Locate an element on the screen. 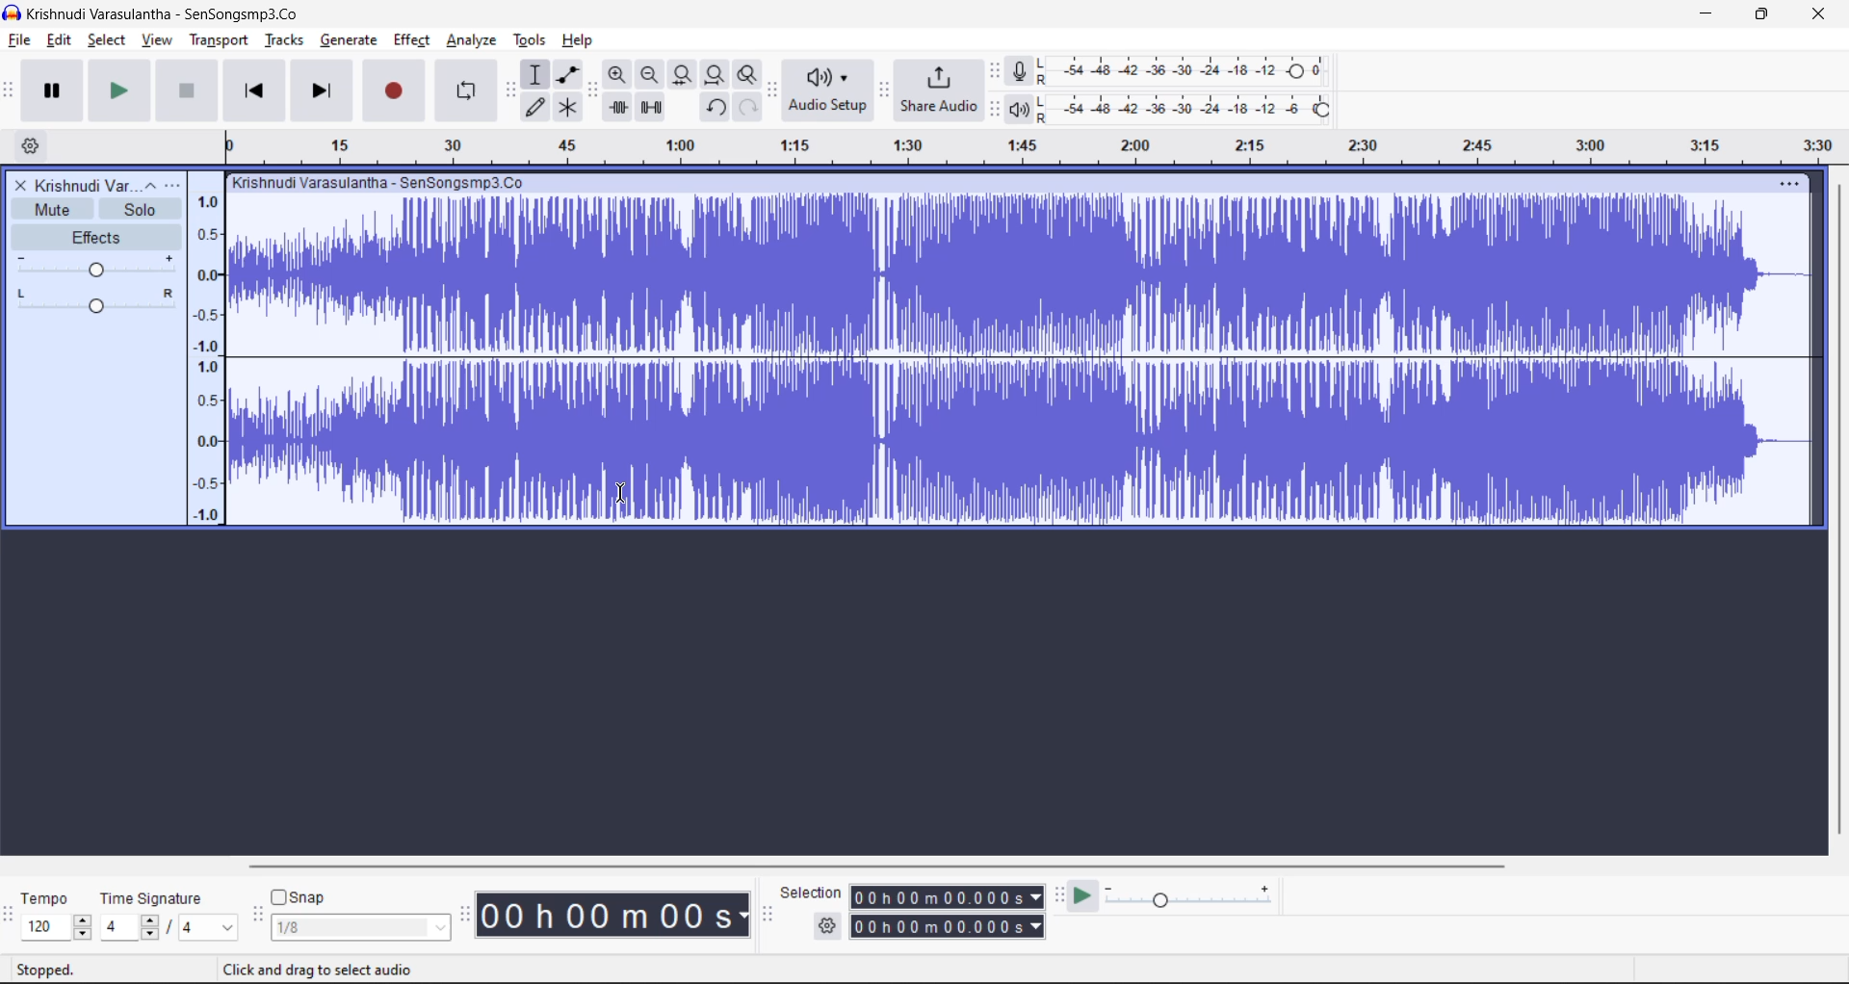  play at speed is located at coordinates (1082, 896).